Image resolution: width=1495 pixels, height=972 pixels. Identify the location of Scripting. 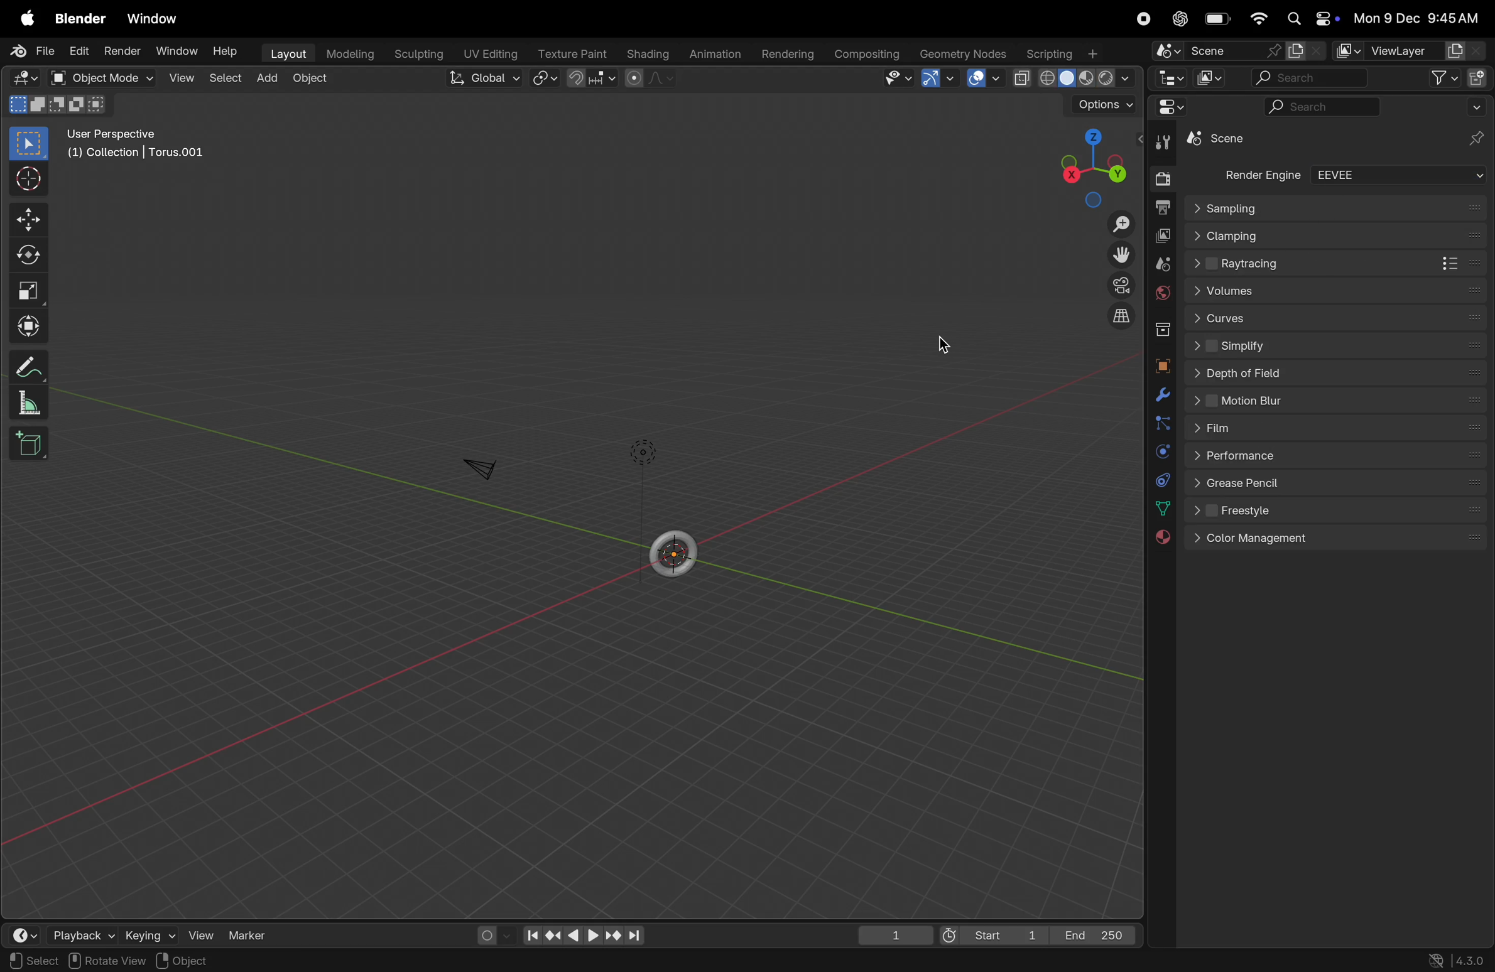
(1067, 53).